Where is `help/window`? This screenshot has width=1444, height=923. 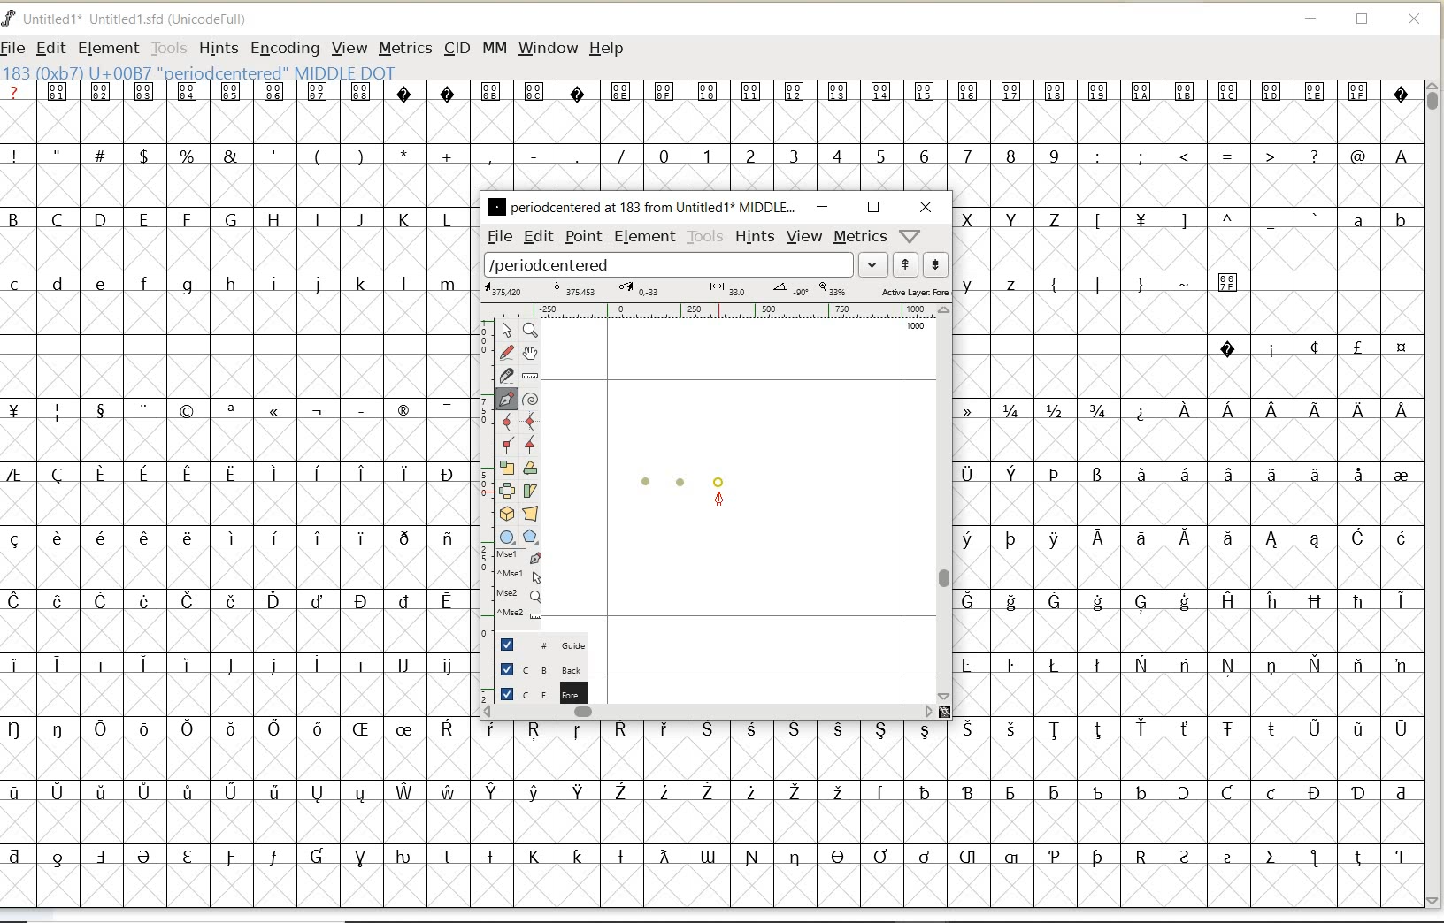 help/window is located at coordinates (909, 236).